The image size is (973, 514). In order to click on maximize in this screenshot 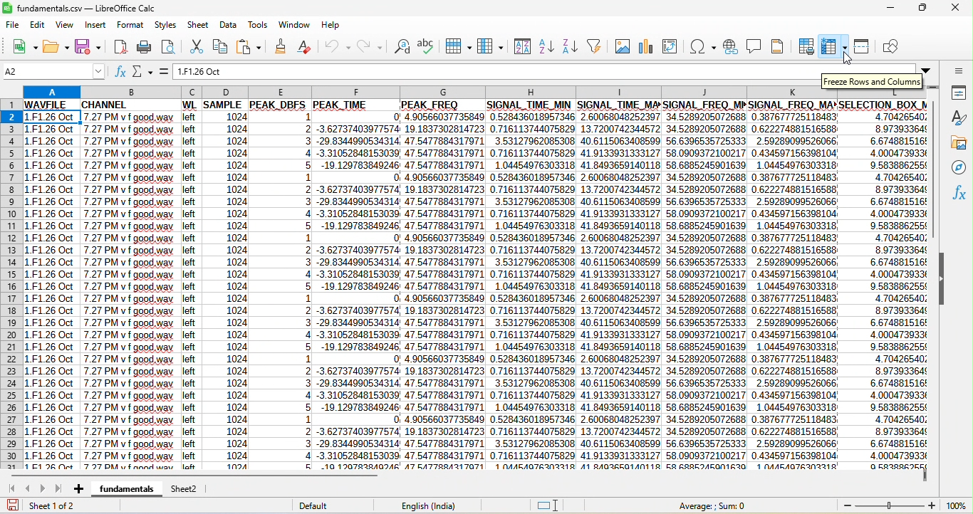, I will do `click(922, 9)`.